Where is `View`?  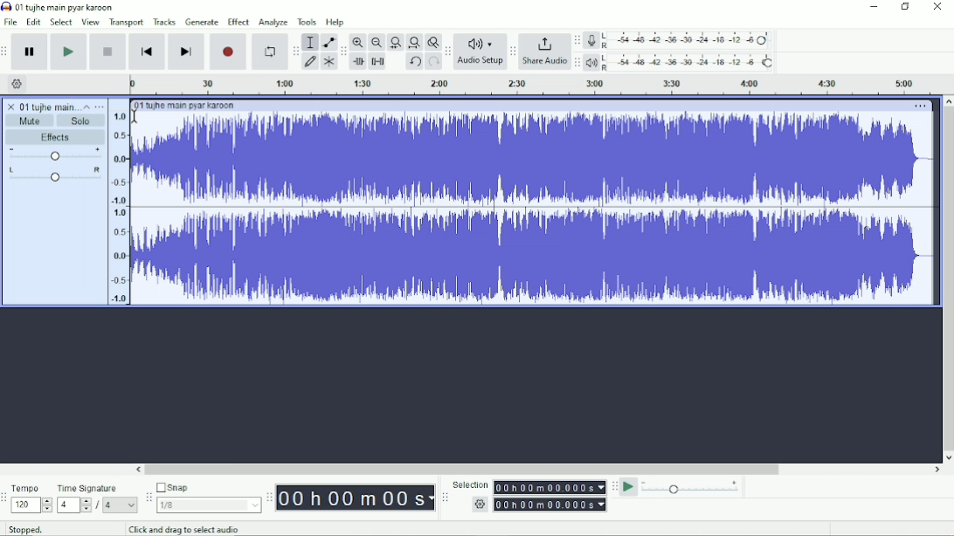
View is located at coordinates (91, 22).